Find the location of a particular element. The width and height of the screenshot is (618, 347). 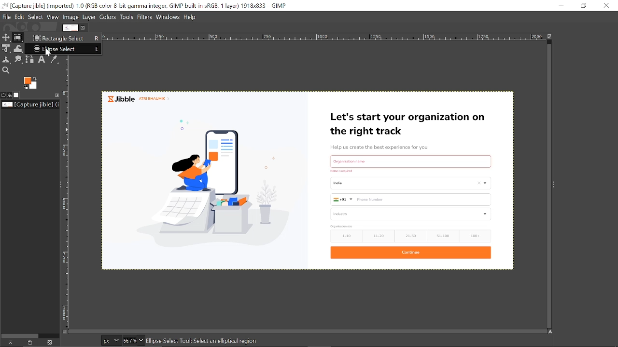

Current window is located at coordinates (147, 6).